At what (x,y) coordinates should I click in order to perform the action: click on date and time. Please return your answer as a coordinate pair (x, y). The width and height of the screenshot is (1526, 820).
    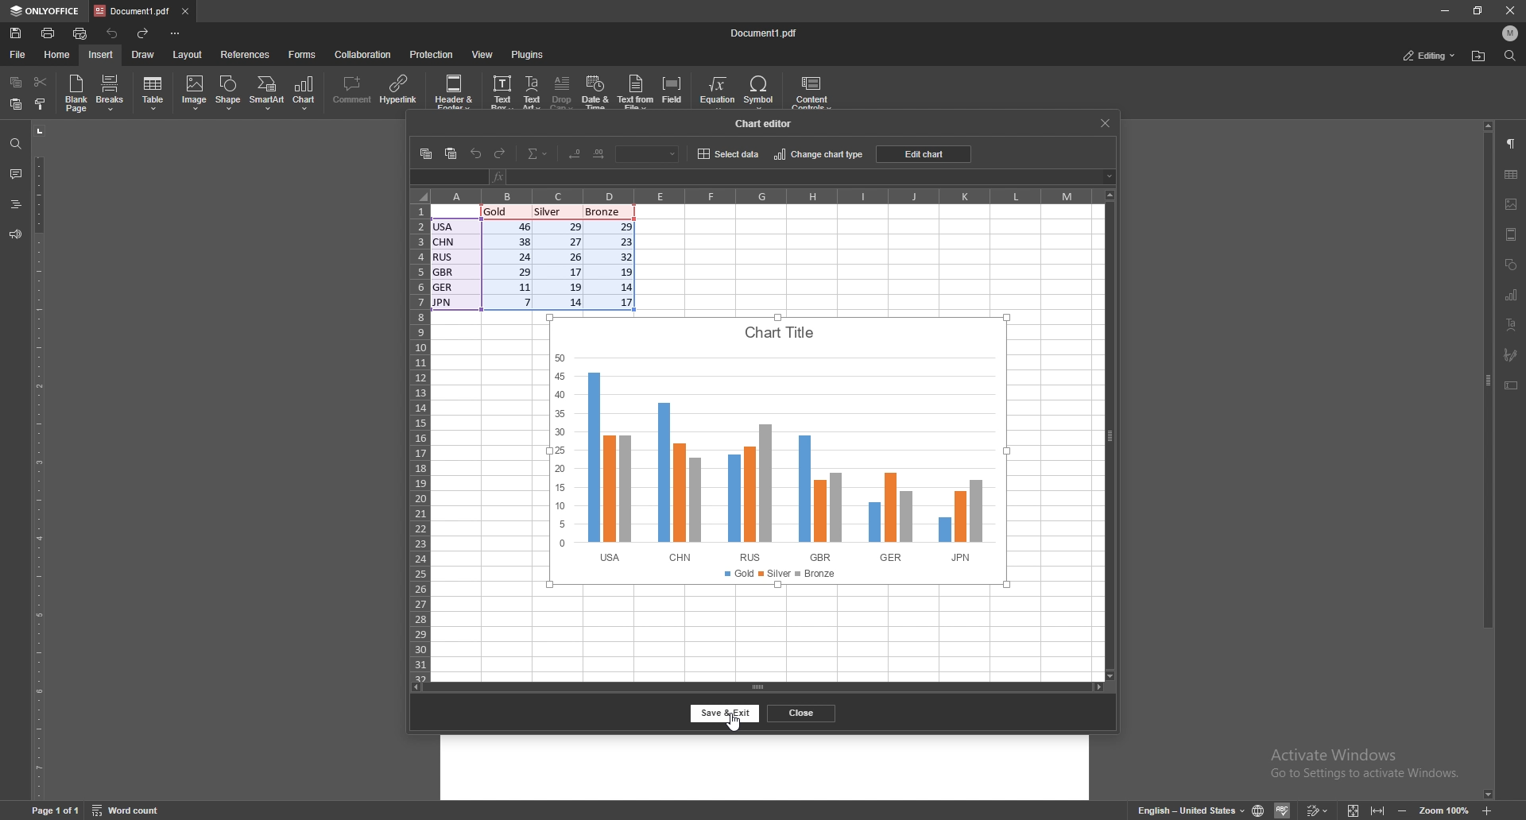
    Looking at the image, I should click on (595, 95).